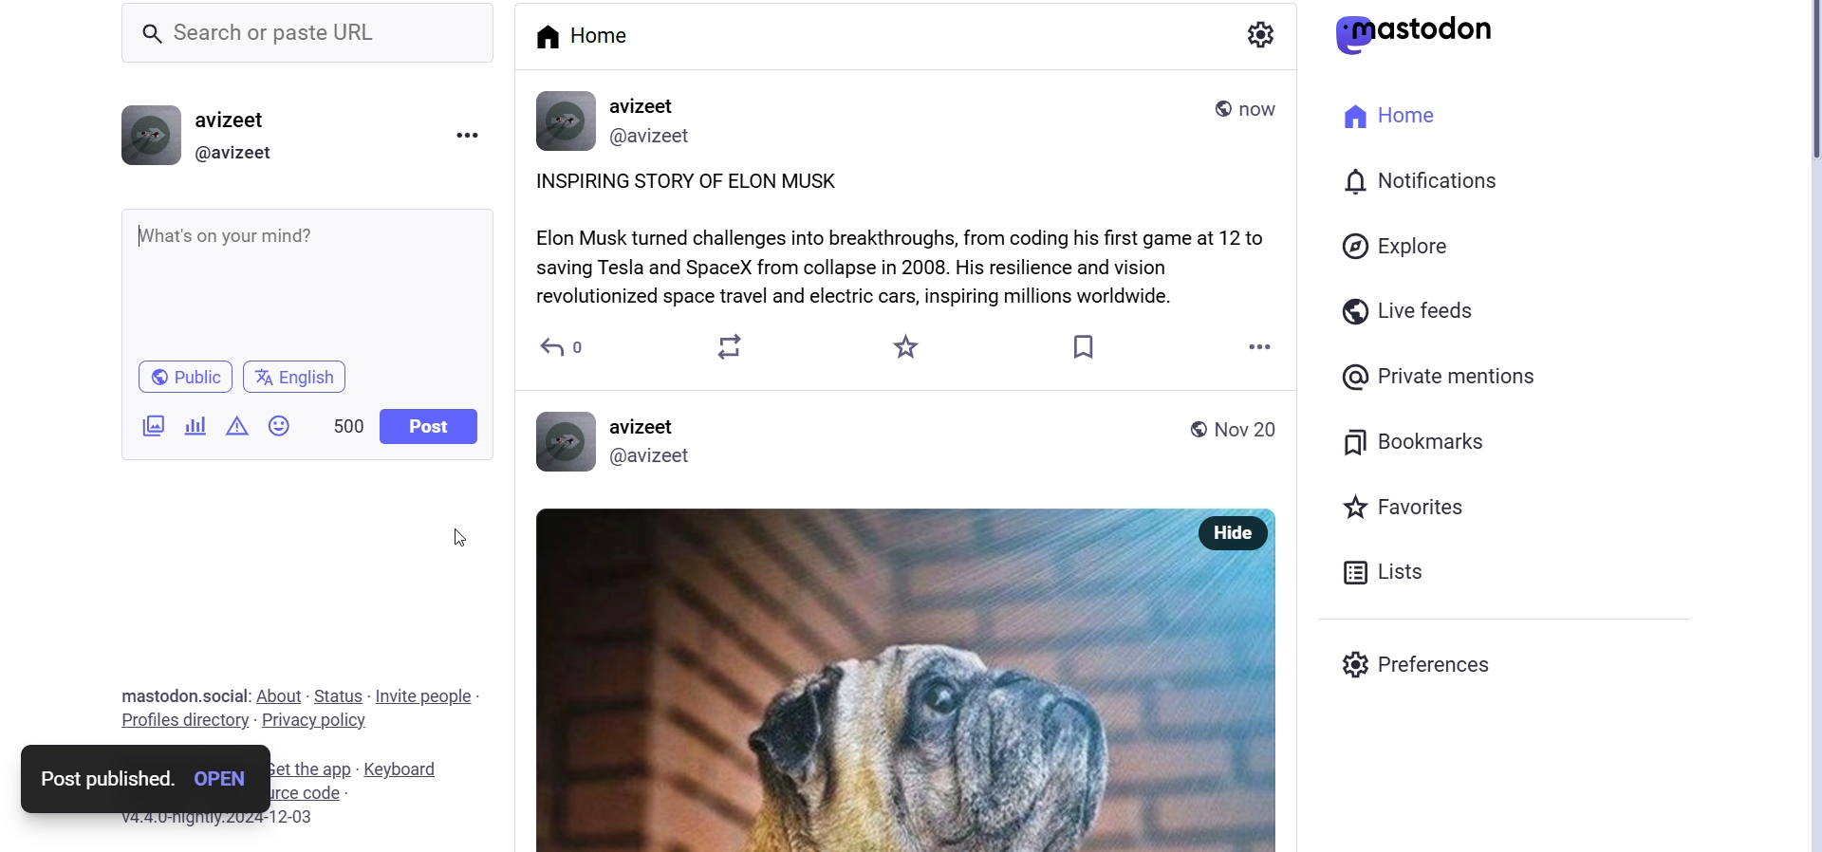 Image resolution: width=1822 pixels, height=852 pixels. I want to click on reply, so click(563, 349).